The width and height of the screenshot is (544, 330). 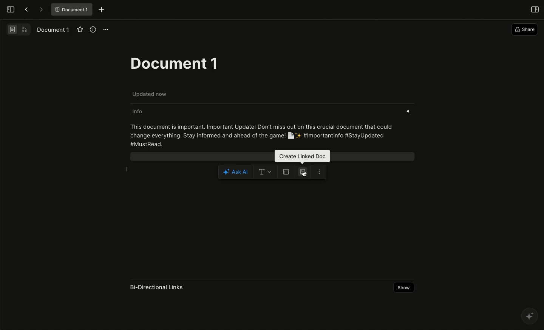 I want to click on Selected block, so click(x=199, y=156).